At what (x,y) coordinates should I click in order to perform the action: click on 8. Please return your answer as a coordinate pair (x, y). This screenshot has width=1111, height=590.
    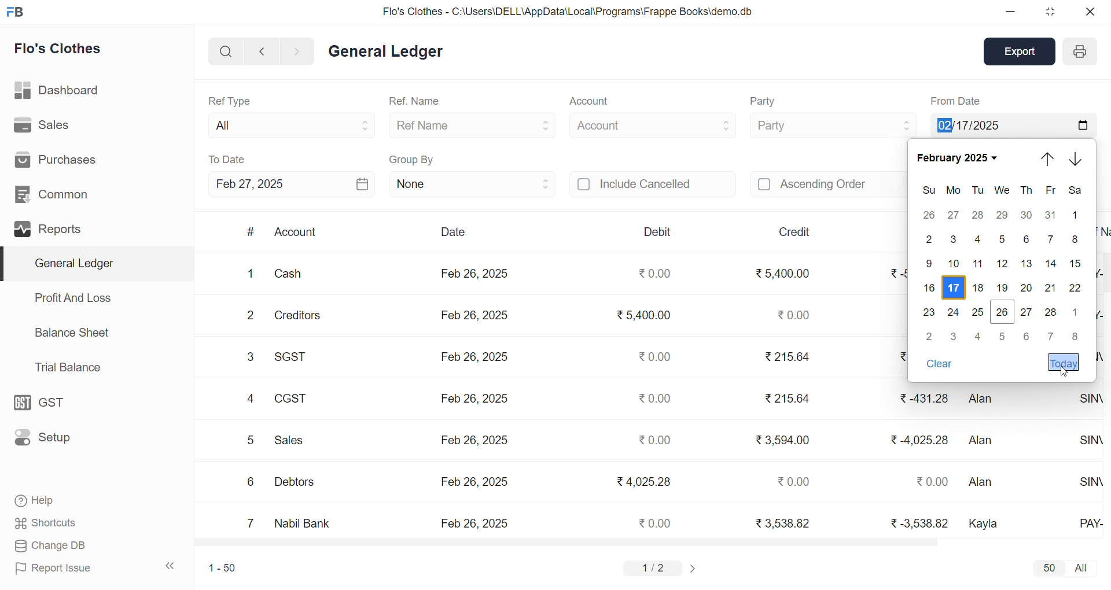
    Looking at the image, I should click on (1073, 338).